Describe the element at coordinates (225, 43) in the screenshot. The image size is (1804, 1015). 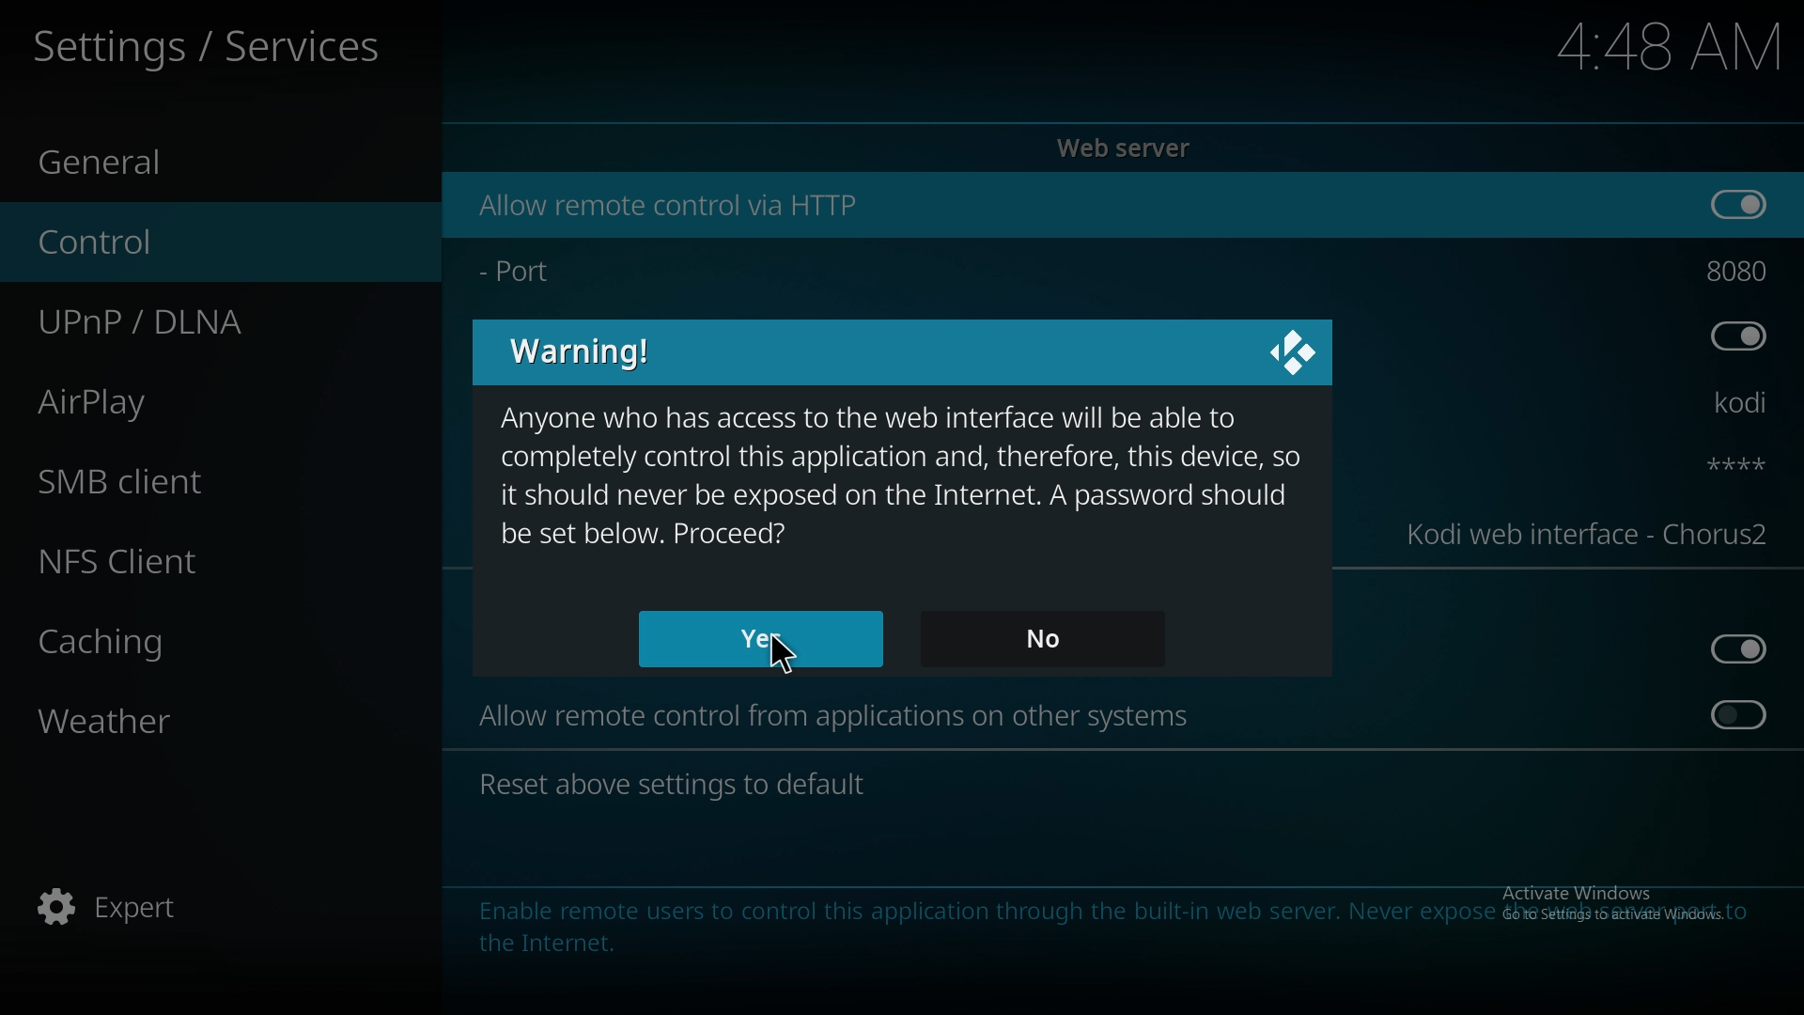
I see `services` at that location.